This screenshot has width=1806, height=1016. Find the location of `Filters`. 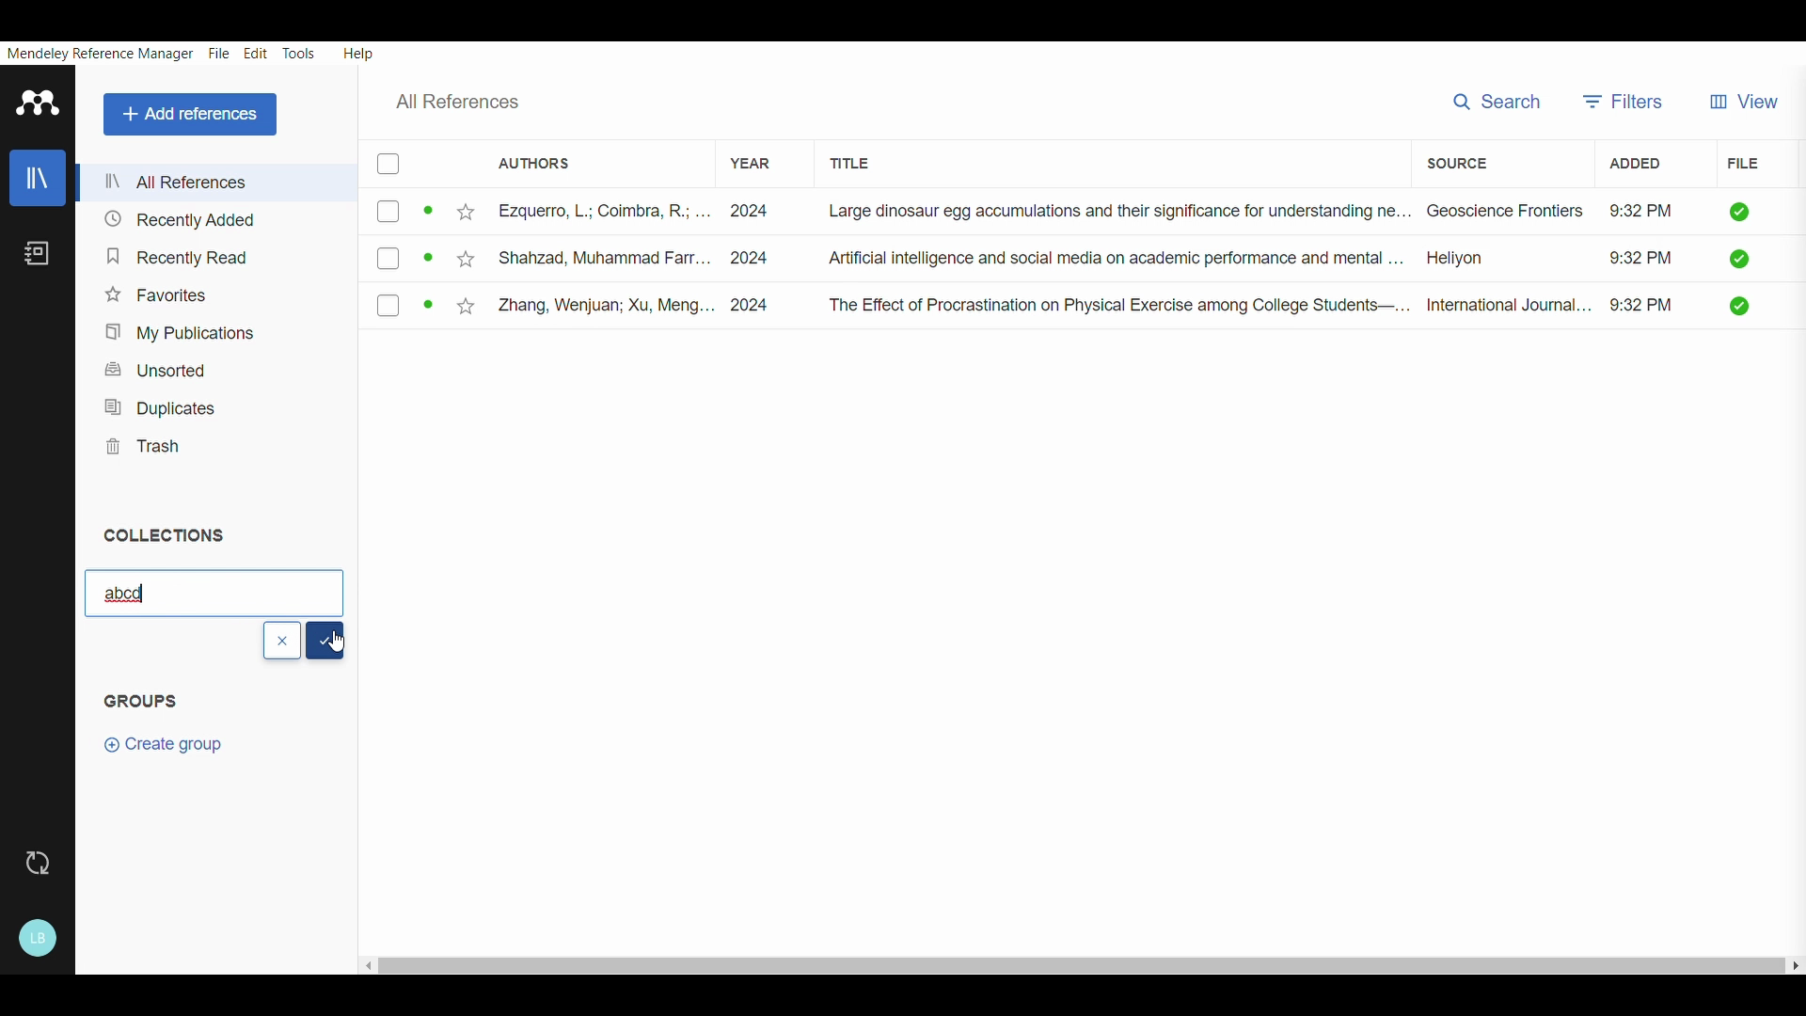

Filters is located at coordinates (1625, 97).